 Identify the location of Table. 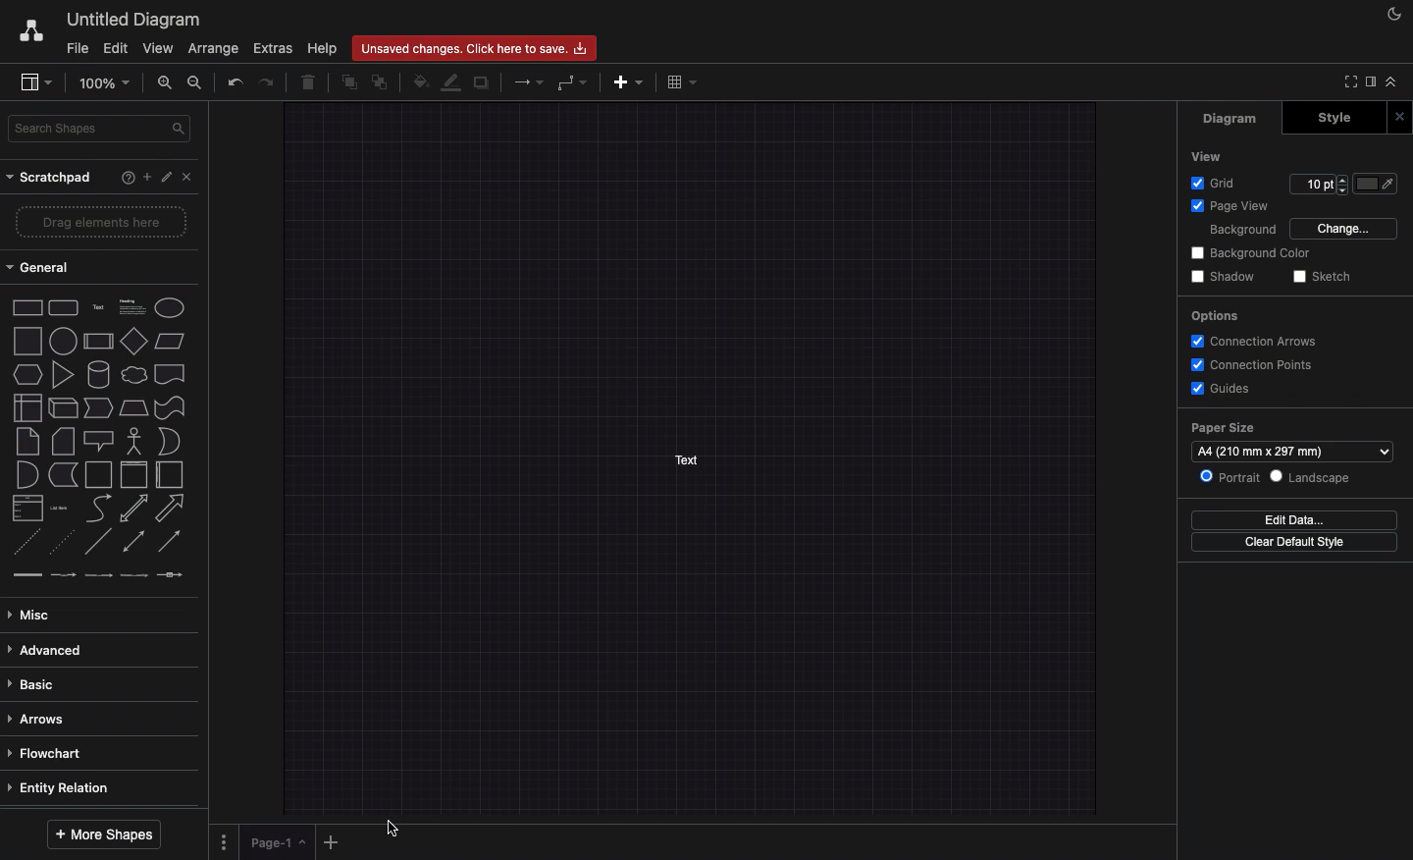
(686, 83).